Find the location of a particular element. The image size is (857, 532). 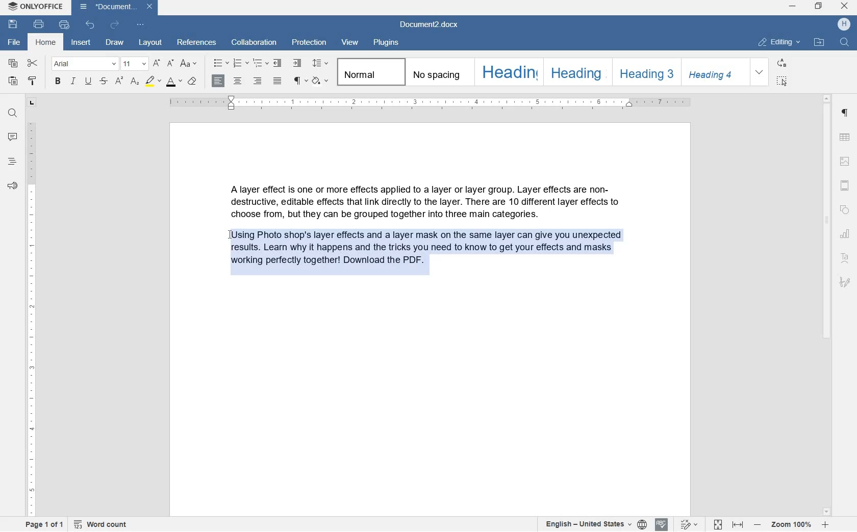

HEADING 3 is located at coordinates (643, 71).